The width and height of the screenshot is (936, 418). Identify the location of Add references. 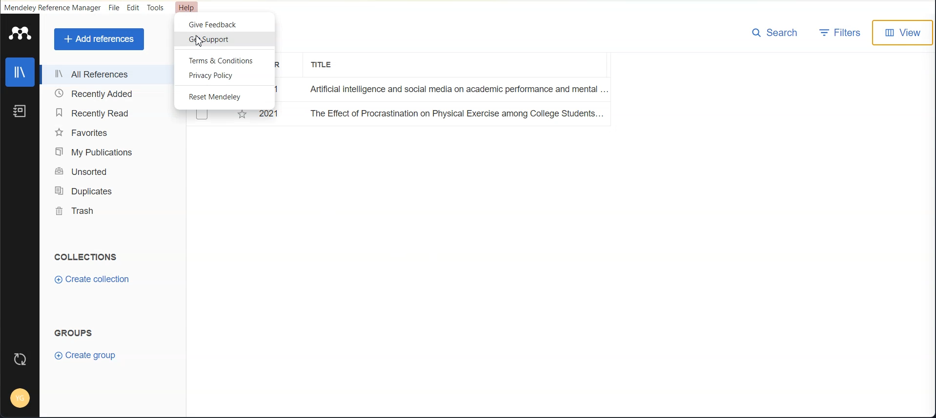
(99, 39).